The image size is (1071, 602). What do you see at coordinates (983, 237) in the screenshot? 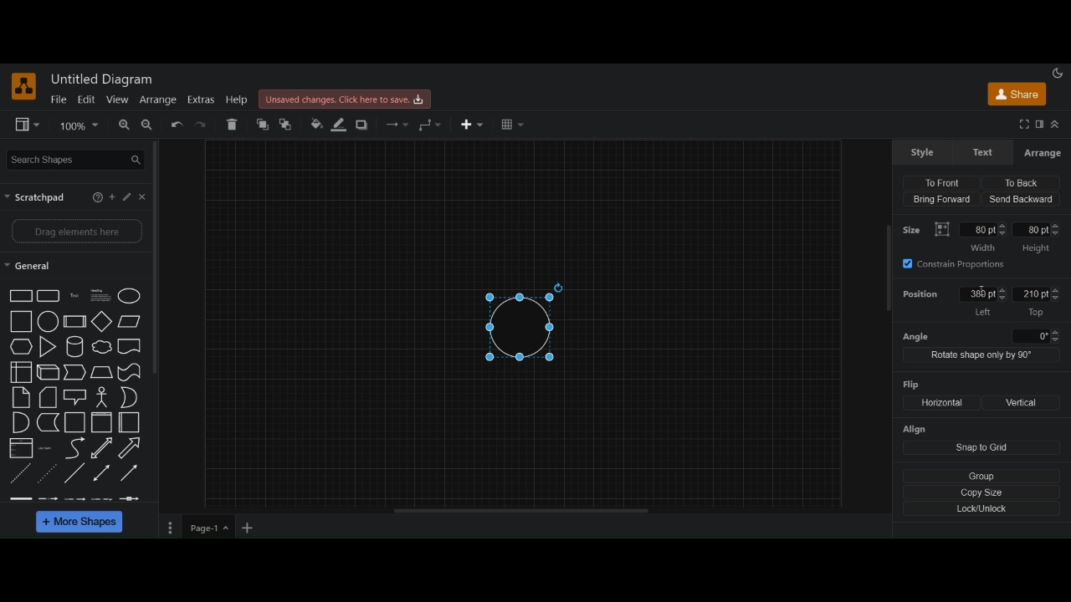
I see `width` at bounding box center [983, 237].